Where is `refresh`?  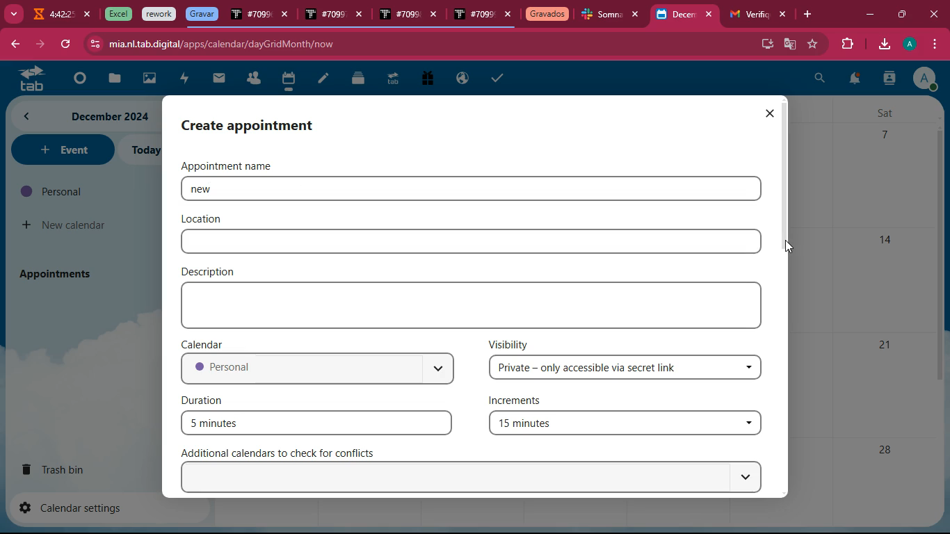
refresh is located at coordinates (65, 44).